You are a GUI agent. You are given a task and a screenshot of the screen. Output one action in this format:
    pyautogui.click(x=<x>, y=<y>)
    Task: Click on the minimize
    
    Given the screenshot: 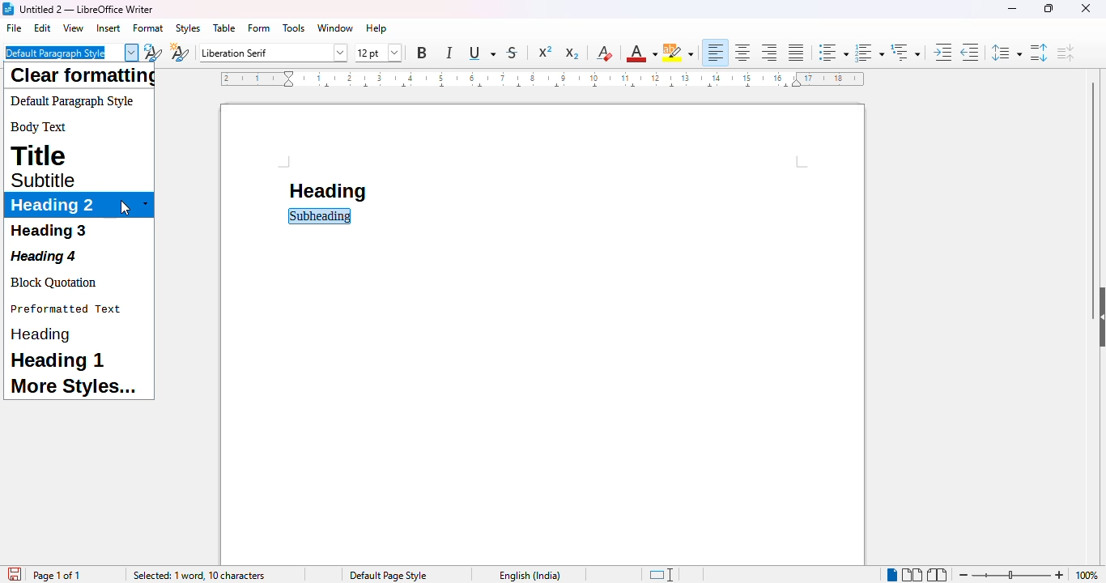 What is the action you would take?
    pyautogui.click(x=1012, y=9)
    